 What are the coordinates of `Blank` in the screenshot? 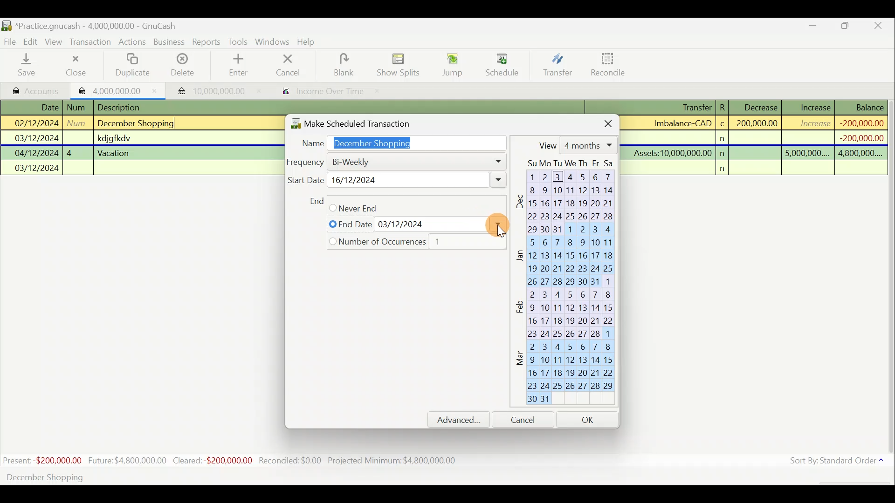 It's located at (342, 65).